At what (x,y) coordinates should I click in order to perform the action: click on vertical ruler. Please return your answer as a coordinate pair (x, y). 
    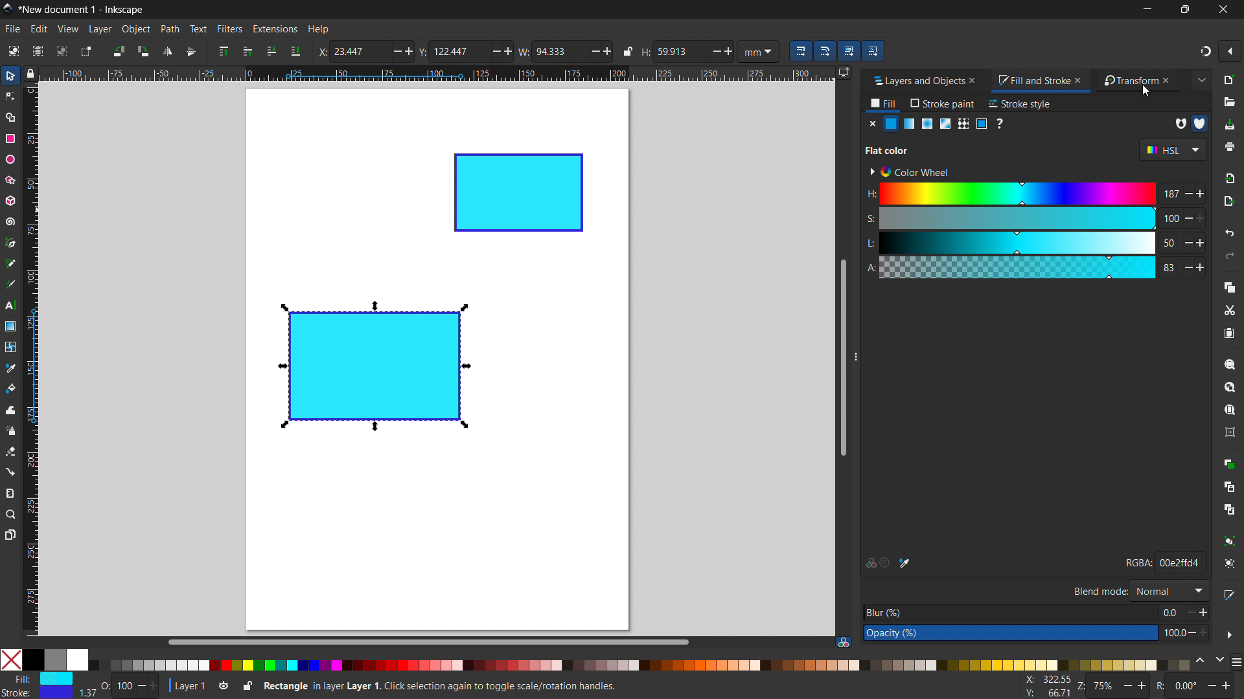
    Looking at the image, I should click on (31, 362).